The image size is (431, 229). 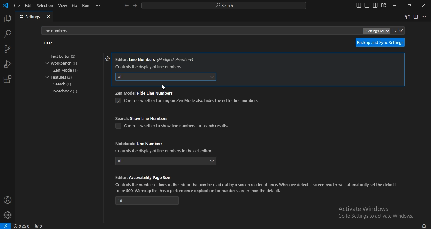 I want to click on customize layout, so click(x=383, y=5).